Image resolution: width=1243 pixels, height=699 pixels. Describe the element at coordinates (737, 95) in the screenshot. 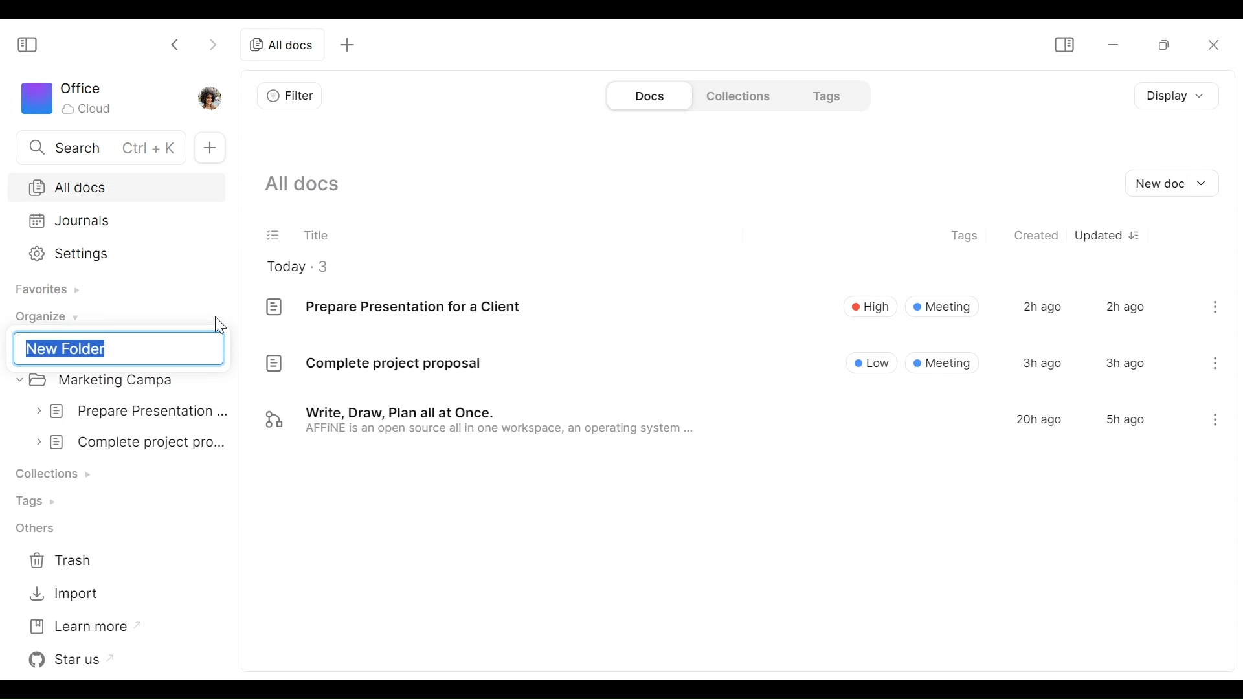

I see `Collections` at that location.